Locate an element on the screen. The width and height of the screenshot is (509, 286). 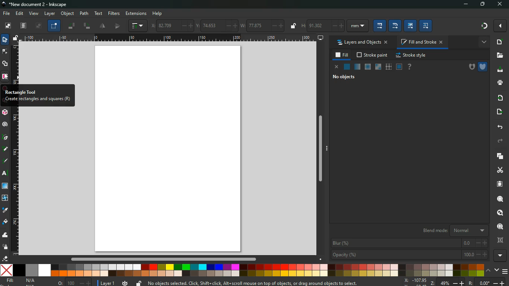
half is located at coordinates (102, 26).